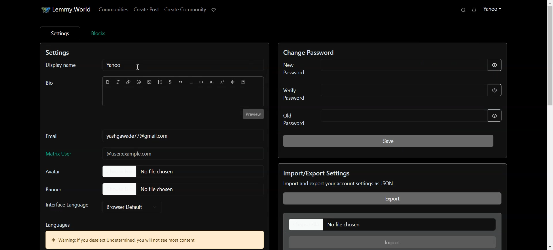  Describe the element at coordinates (138, 67) in the screenshot. I see `Text cursor` at that location.